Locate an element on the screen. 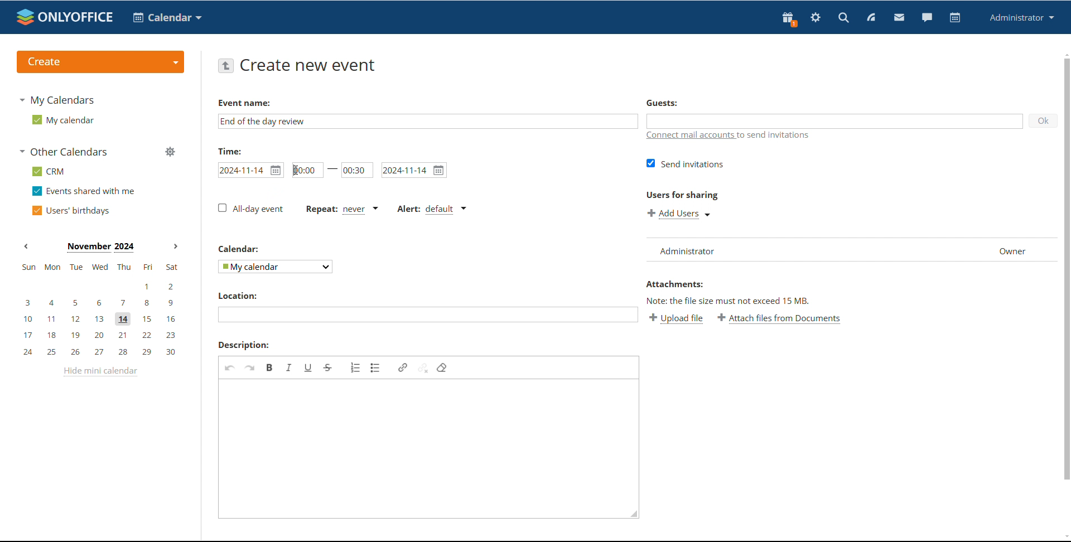  events shared with me is located at coordinates (85, 191).